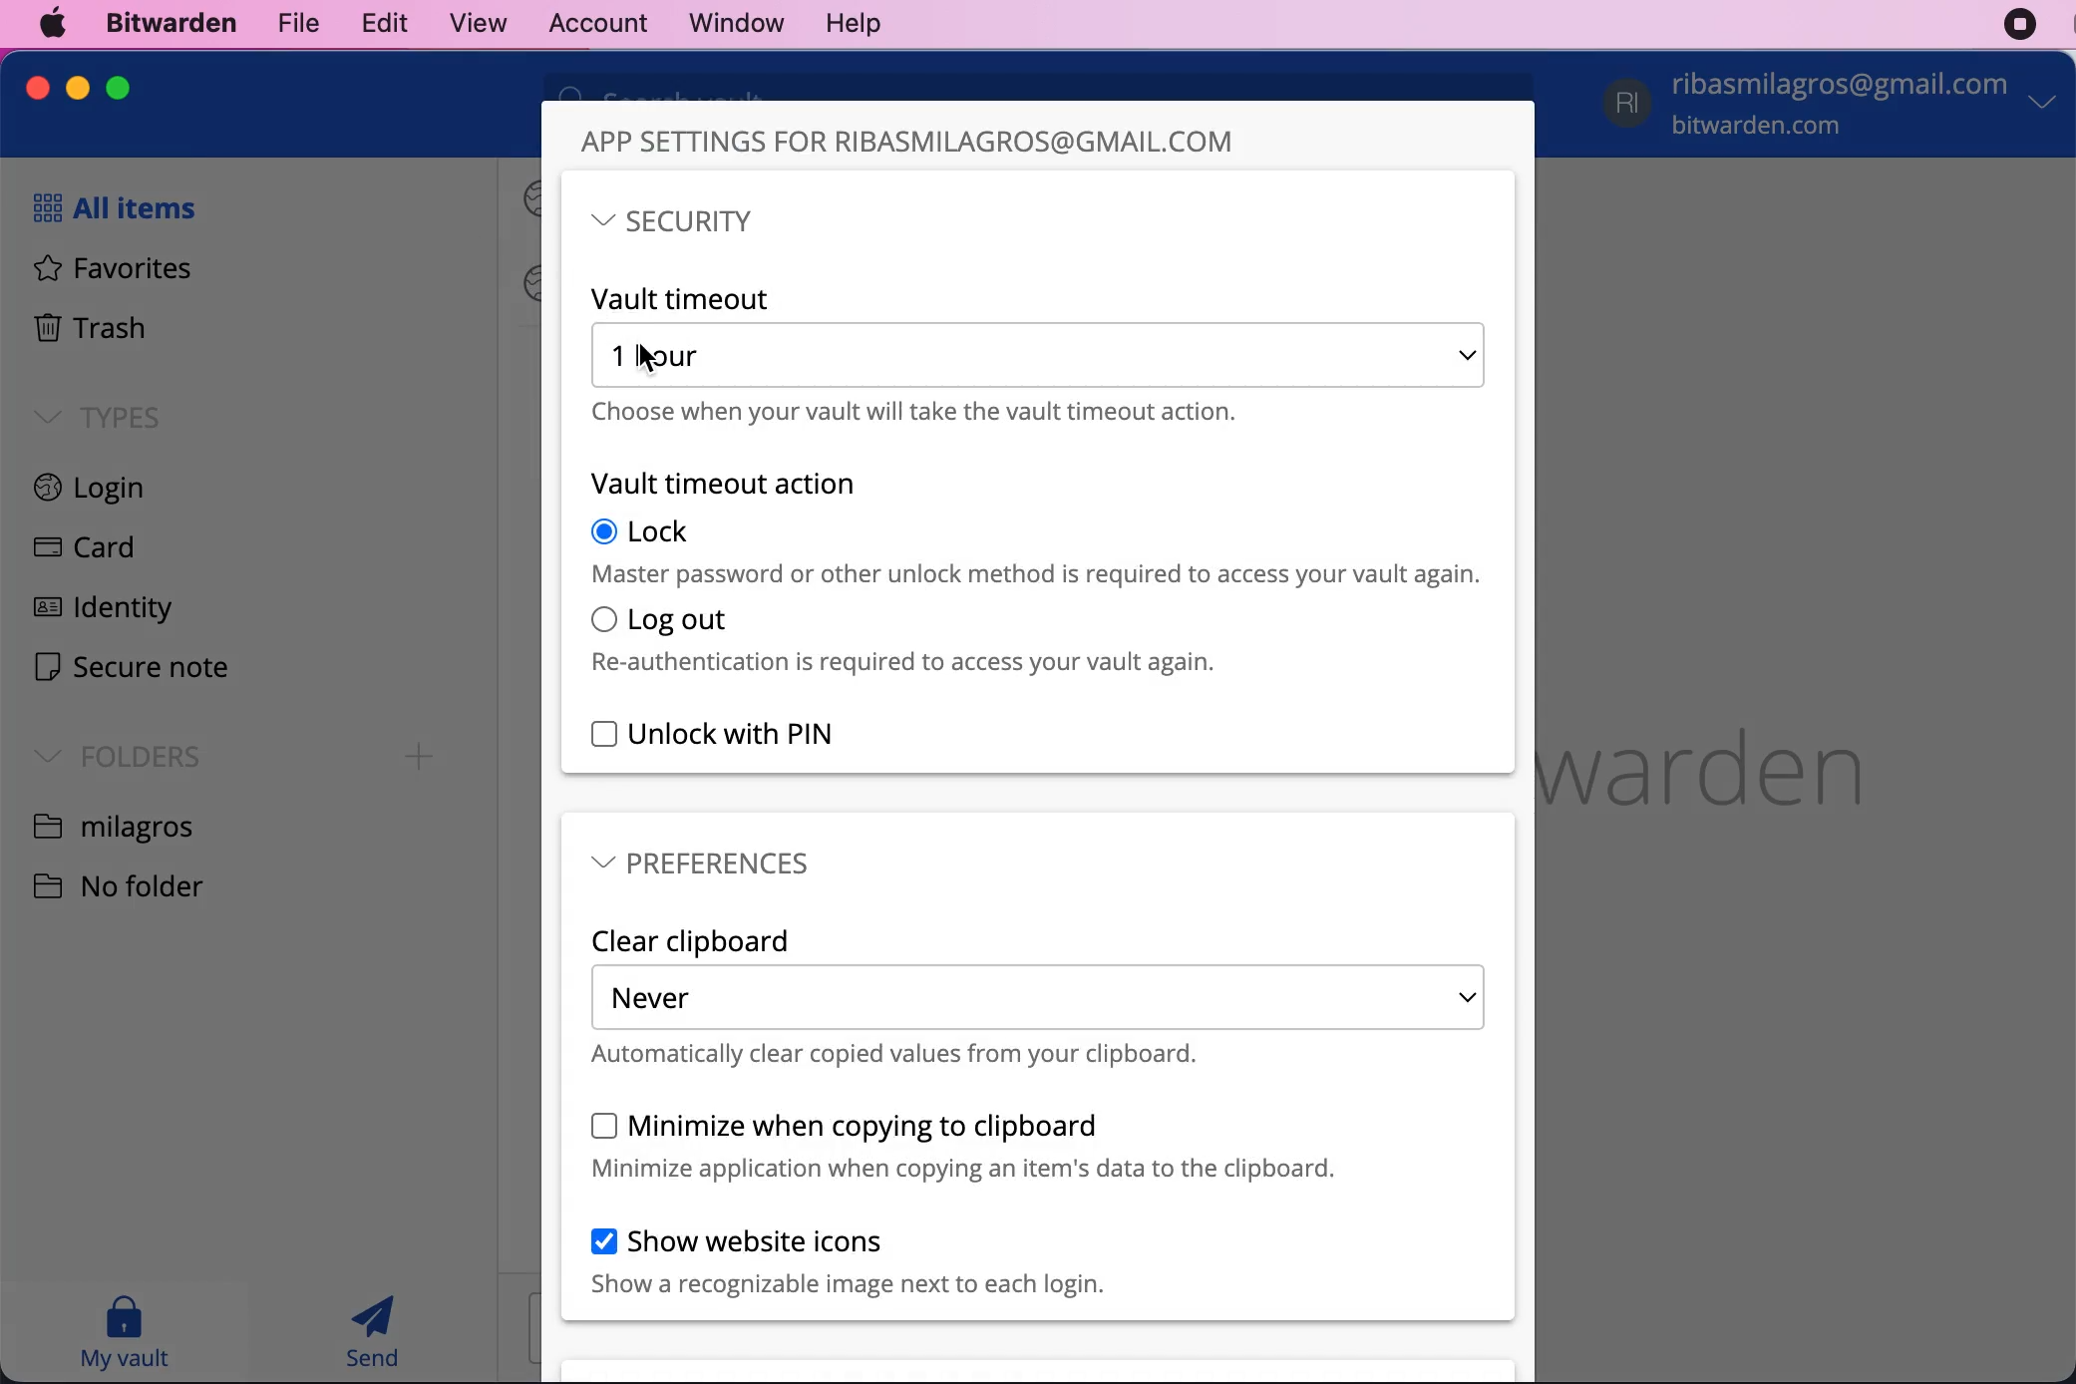  Describe the element at coordinates (88, 331) in the screenshot. I see `trash` at that location.